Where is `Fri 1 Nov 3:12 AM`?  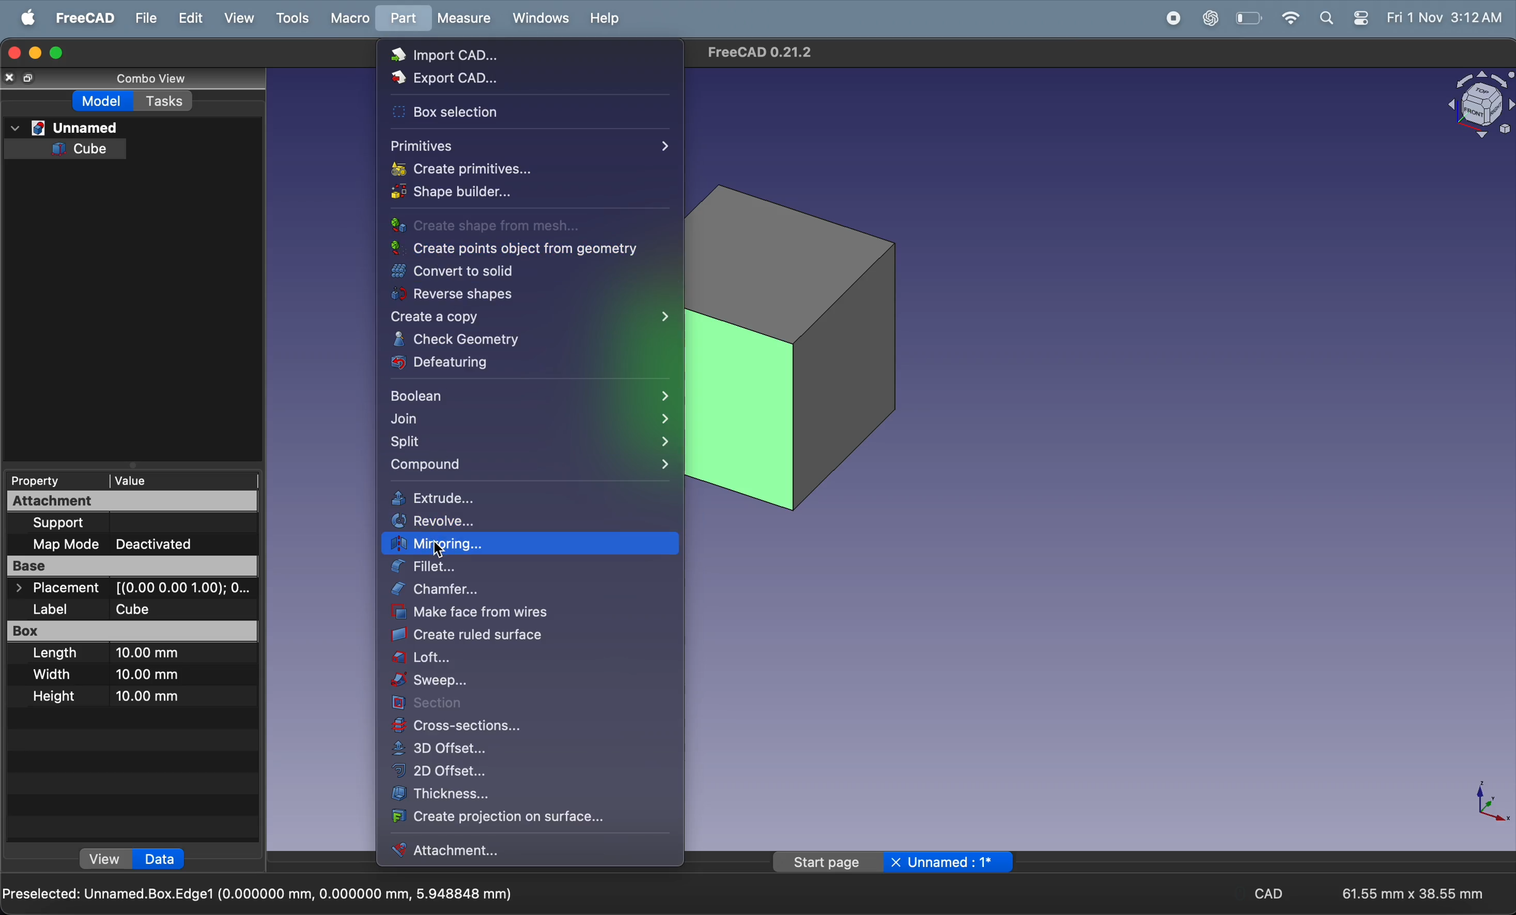 Fri 1 Nov 3:12 AM is located at coordinates (1444, 16).